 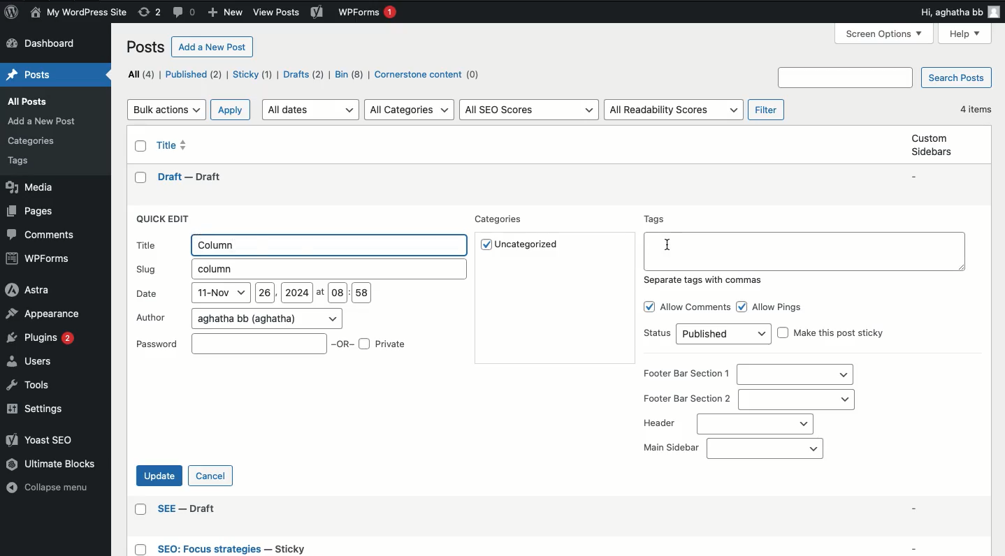 What do you see at coordinates (52, 490) in the screenshot?
I see `Collapse menu` at bounding box center [52, 490].